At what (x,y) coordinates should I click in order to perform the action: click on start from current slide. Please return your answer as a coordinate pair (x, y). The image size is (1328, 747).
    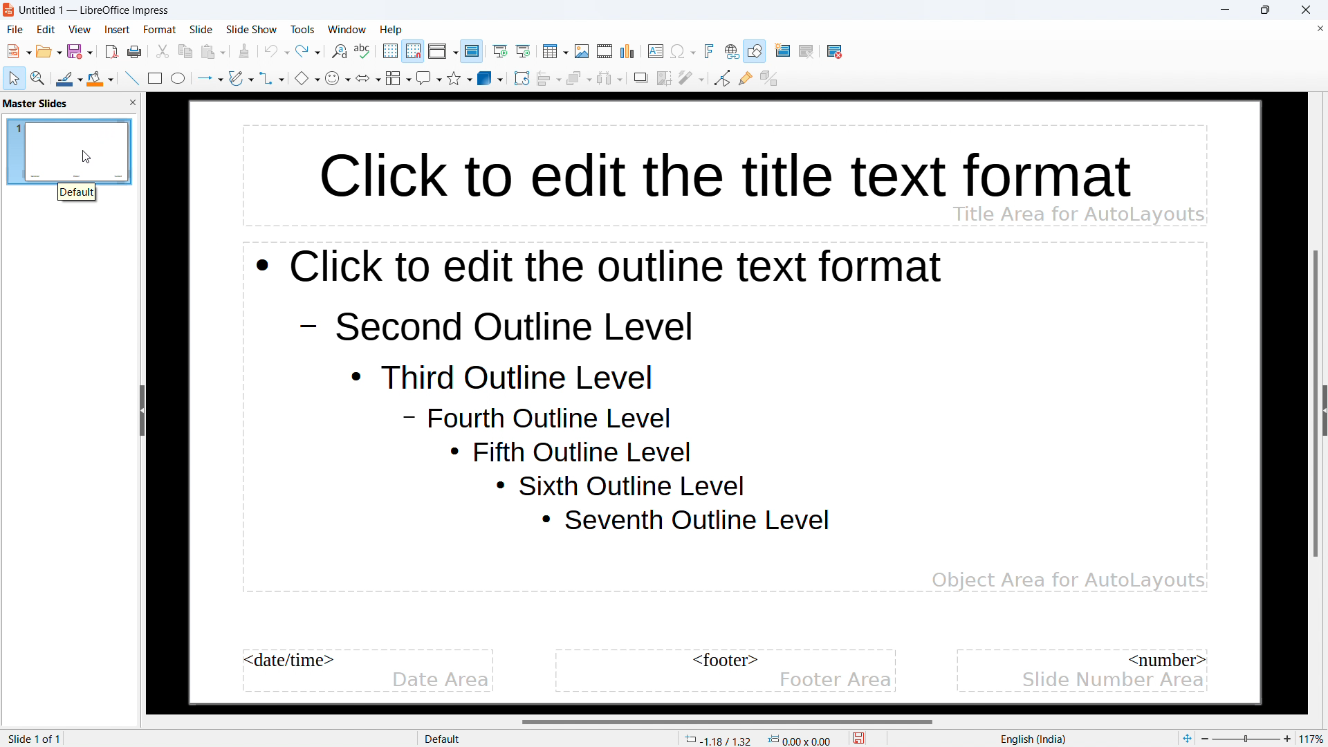
    Looking at the image, I should click on (524, 51).